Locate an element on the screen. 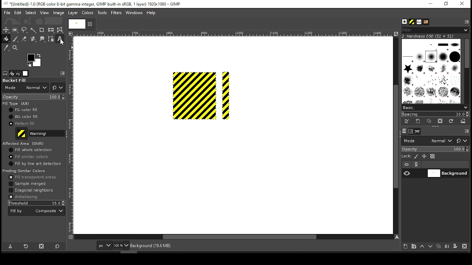 The height and width of the screenshot is (265, 472). fill whole selection is located at coordinates (31, 150).